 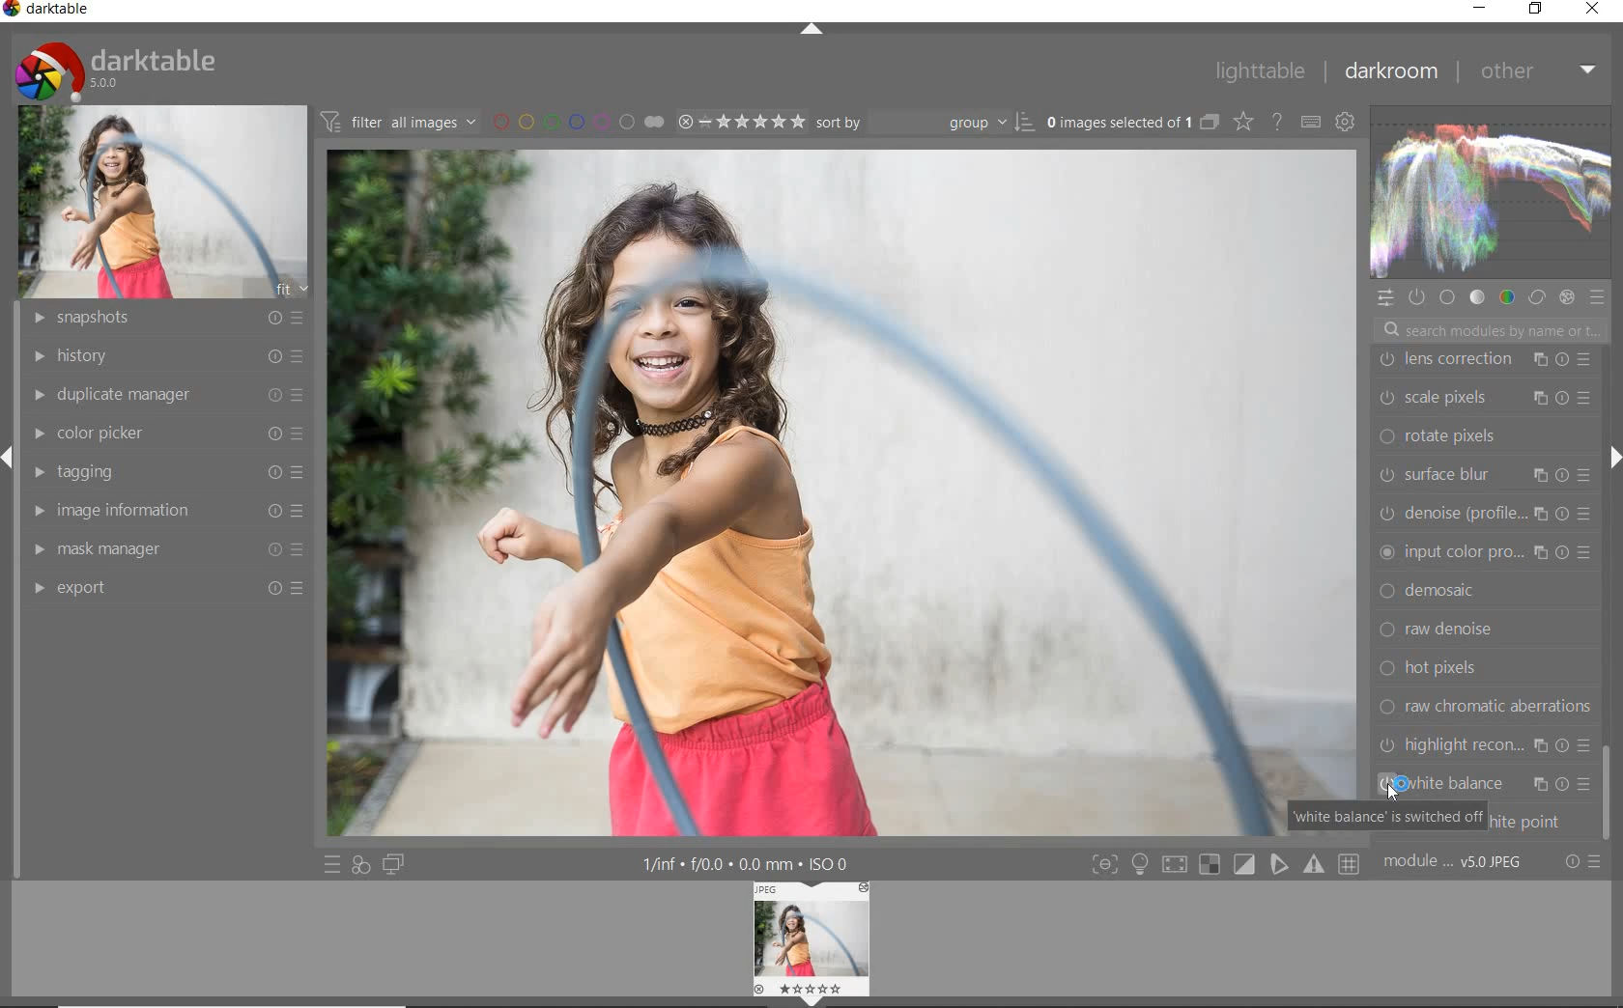 What do you see at coordinates (1485, 749) in the screenshot?
I see `lowlight vision` at bounding box center [1485, 749].